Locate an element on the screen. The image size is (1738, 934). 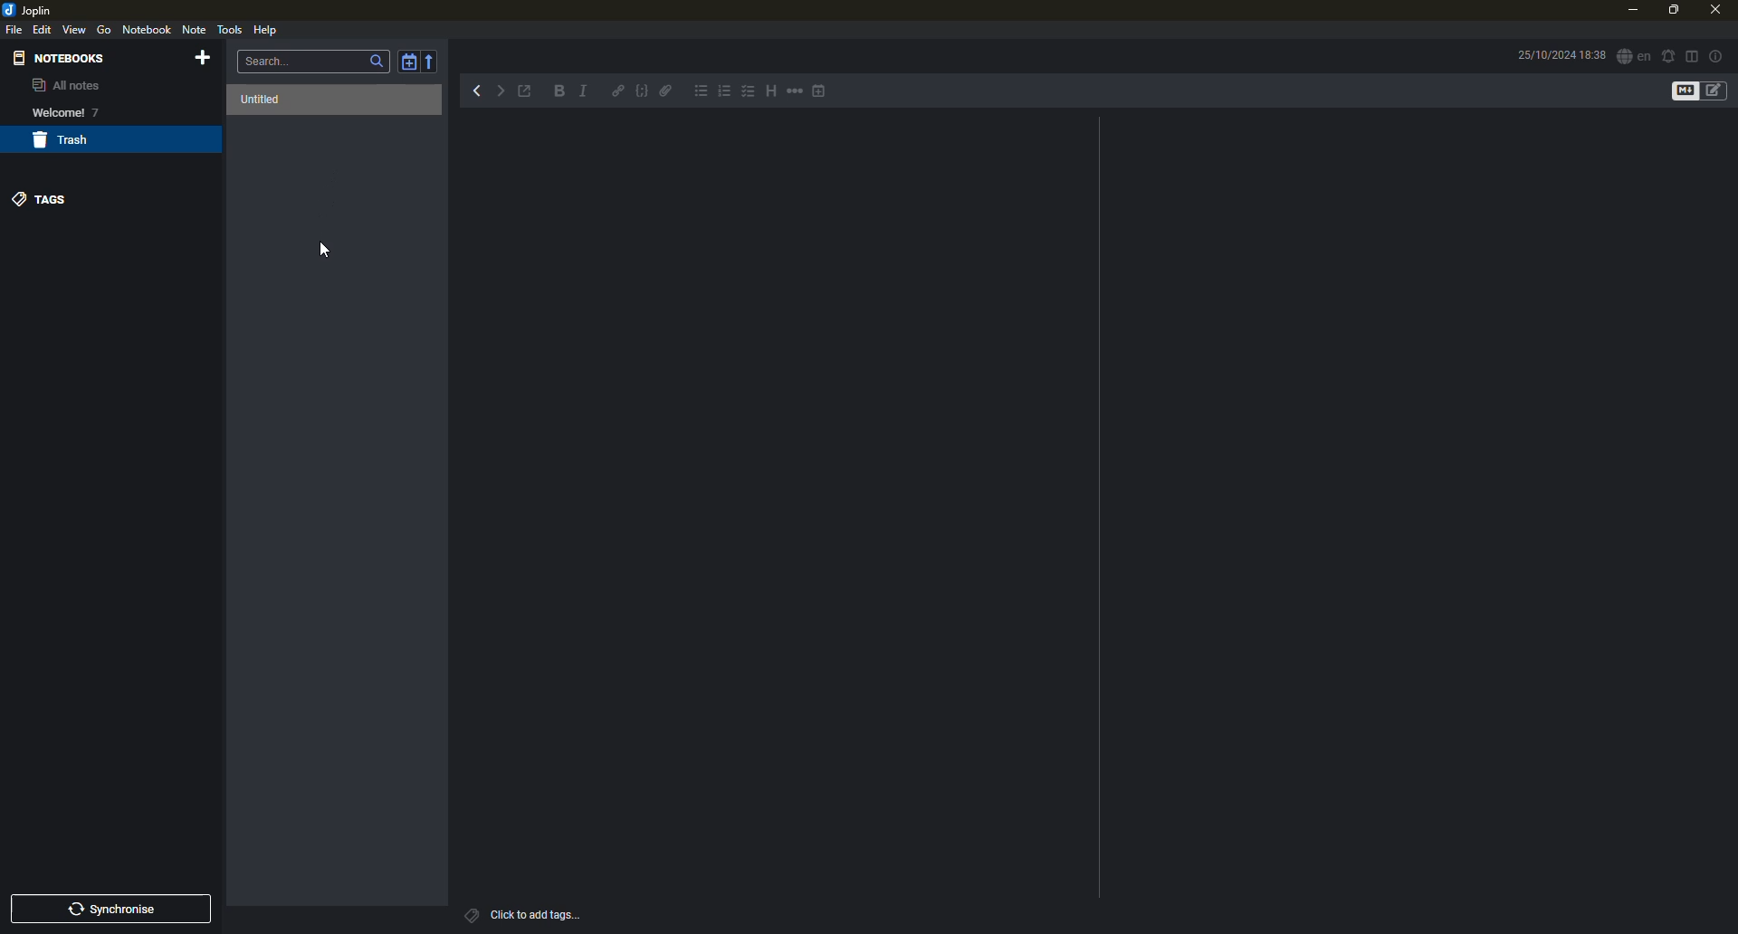
back is located at coordinates (475, 90).